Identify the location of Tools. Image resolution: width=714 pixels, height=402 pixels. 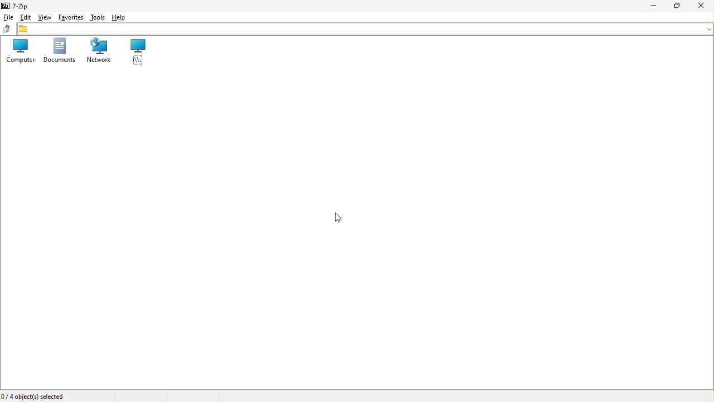
(98, 16).